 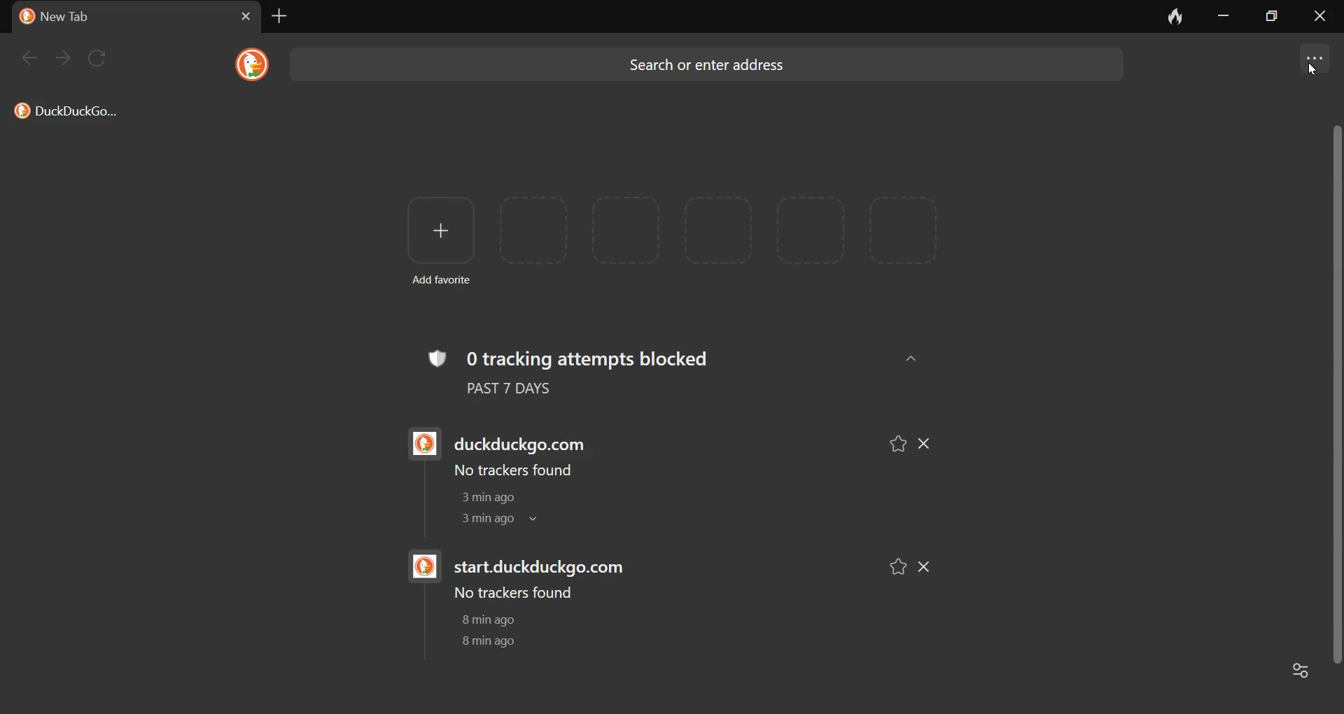 What do you see at coordinates (491, 620) in the screenshot?
I see `8 min ago` at bounding box center [491, 620].